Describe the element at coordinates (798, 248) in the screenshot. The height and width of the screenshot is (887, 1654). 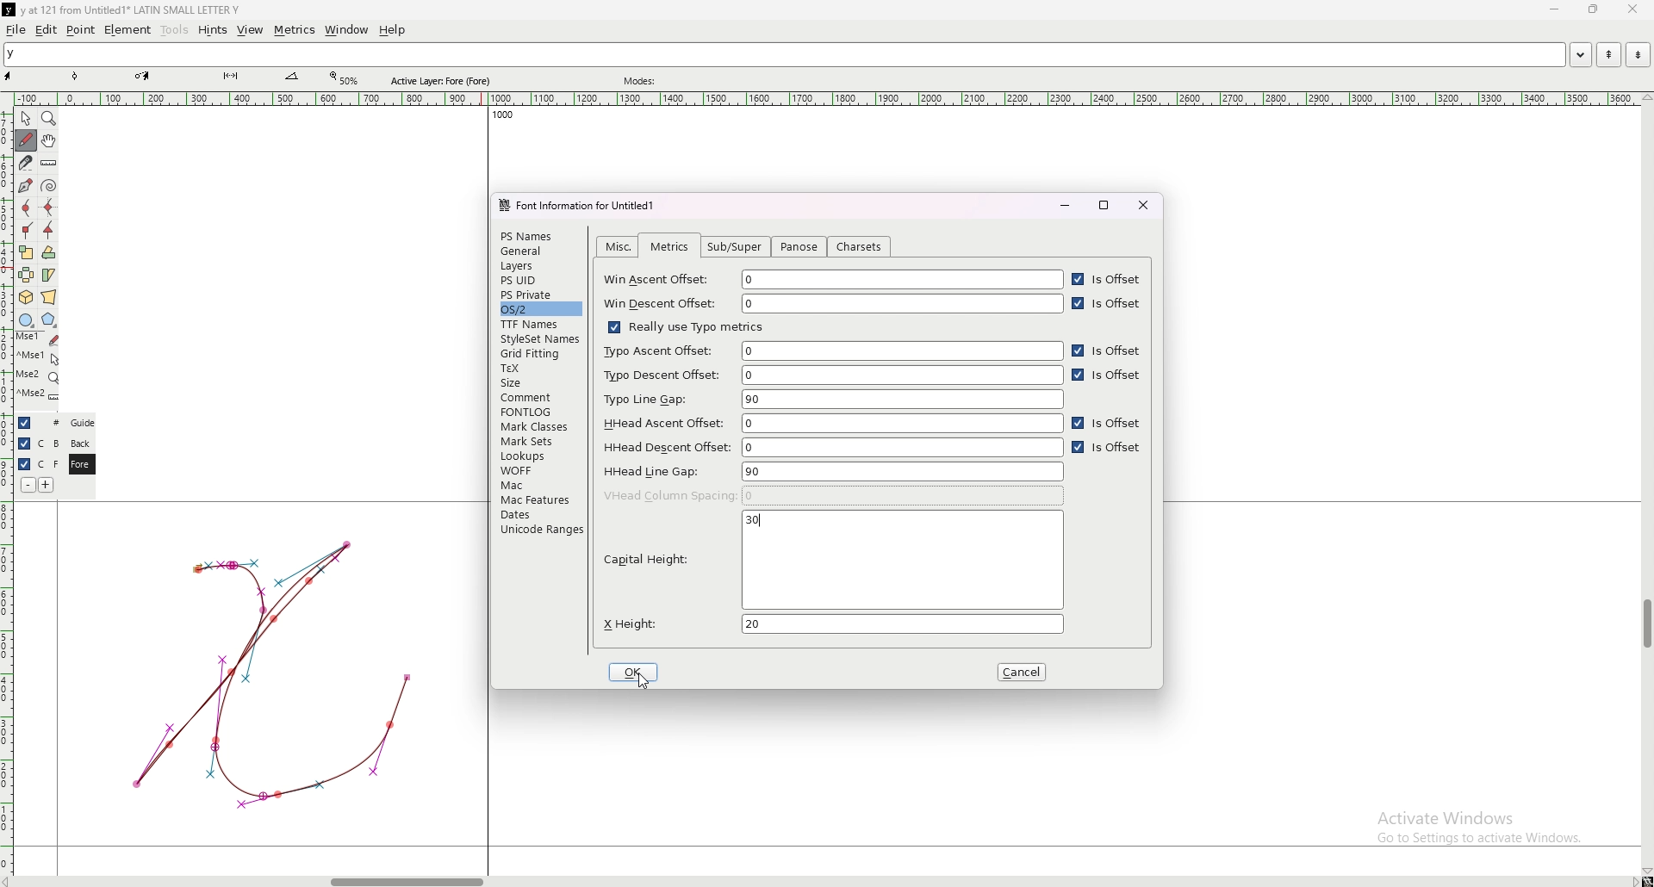
I see `panose` at that location.